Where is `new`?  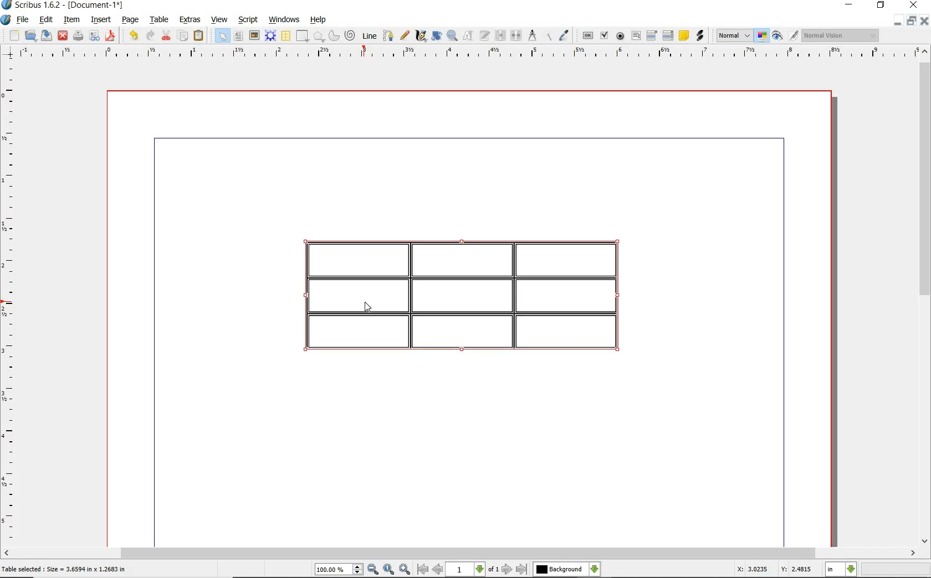
new is located at coordinates (13, 35).